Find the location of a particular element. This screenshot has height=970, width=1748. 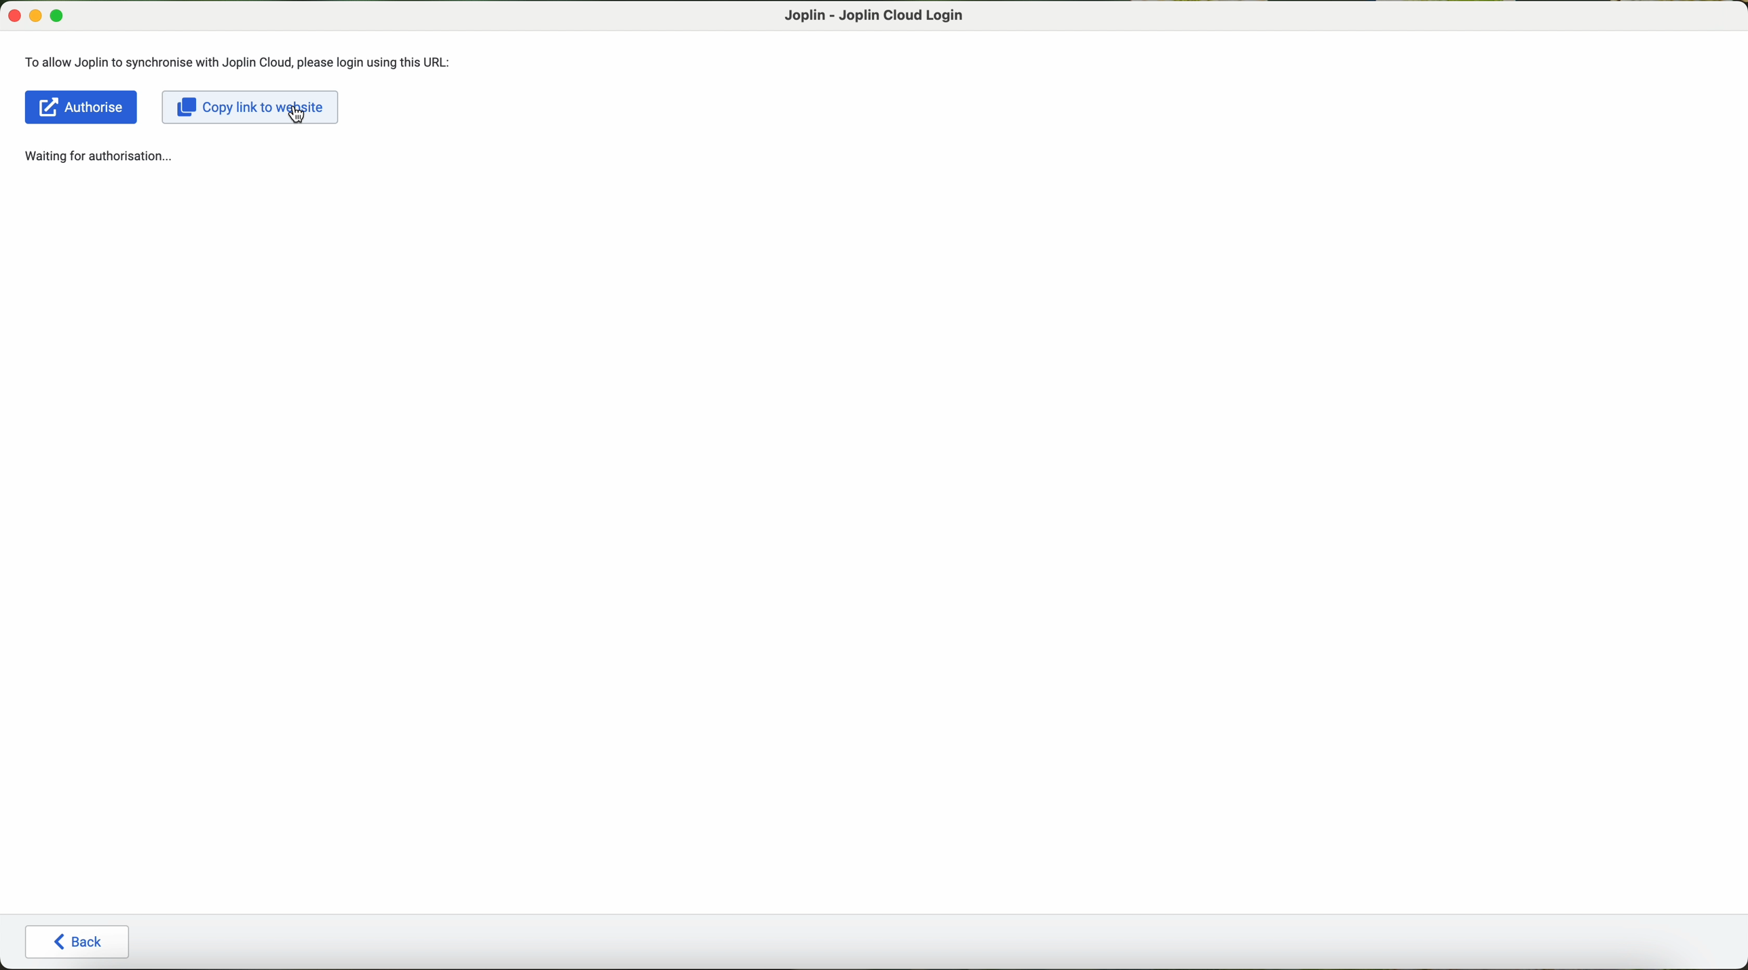

Joplin - Joplin Cloud login is located at coordinates (874, 14).